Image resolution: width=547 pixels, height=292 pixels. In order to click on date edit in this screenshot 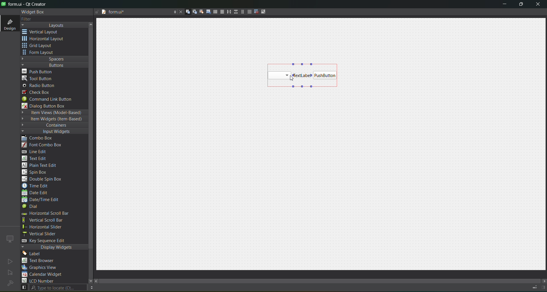, I will do `click(36, 193)`.